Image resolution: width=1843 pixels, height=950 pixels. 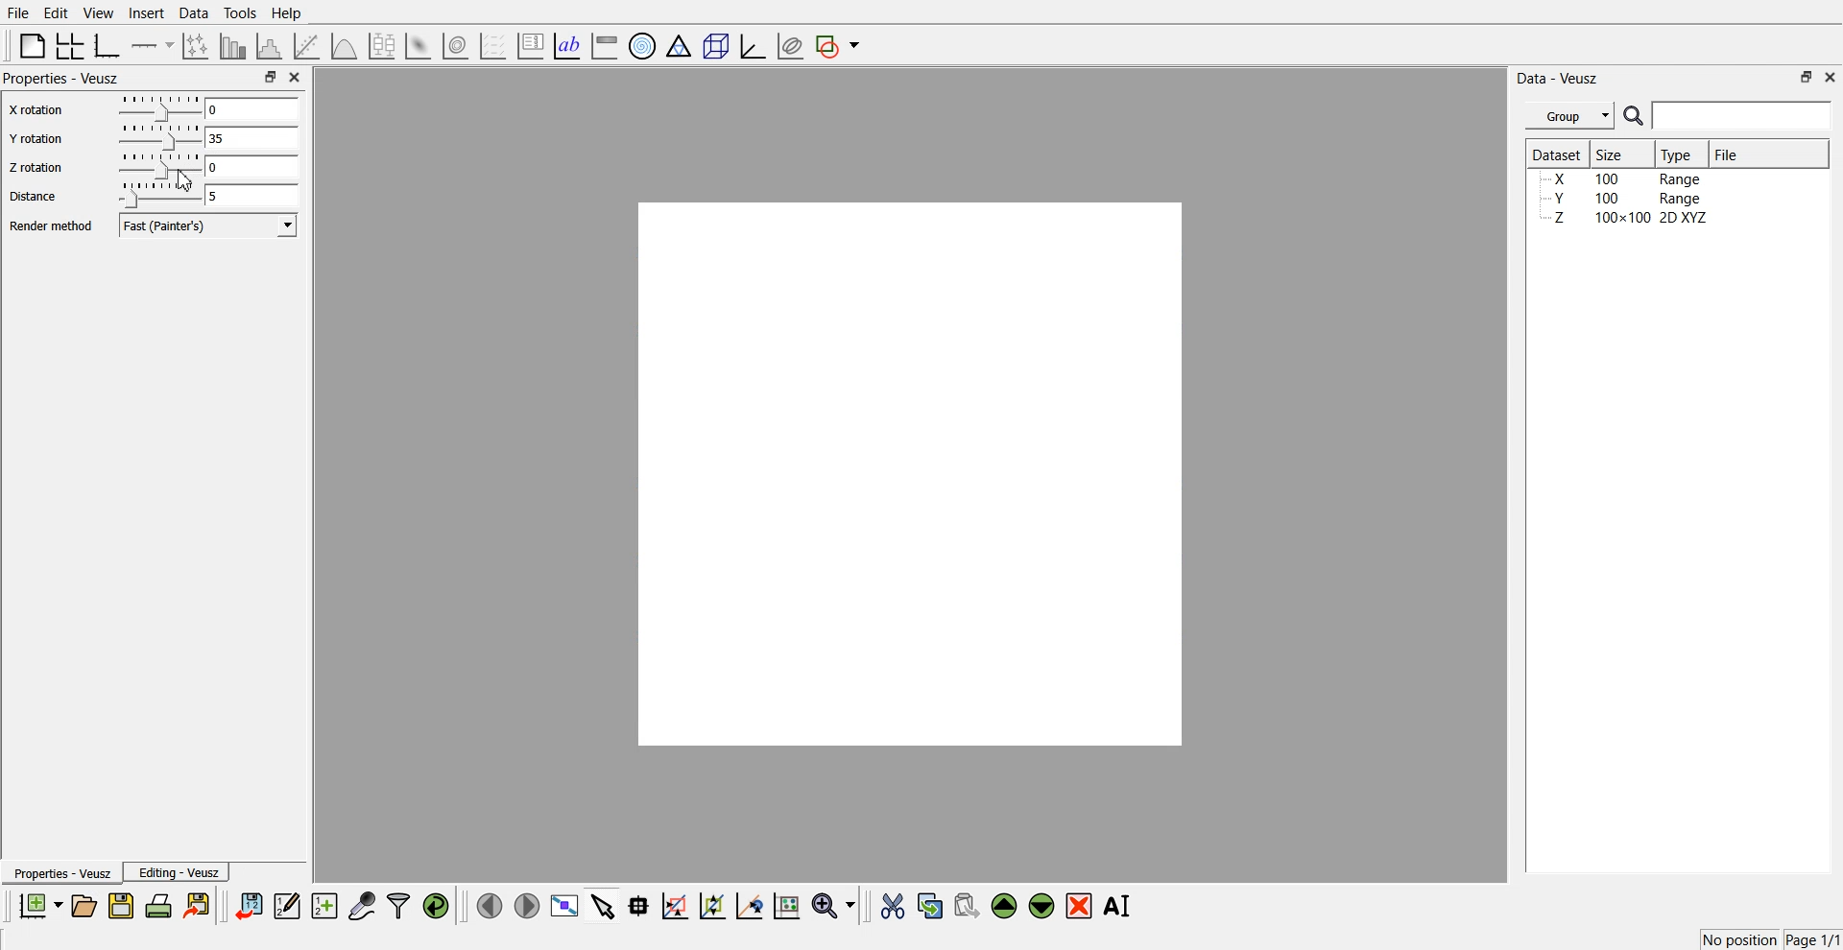 What do you see at coordinates (55, 13) in the screenshot?
I see `Edit` at bounding box center [55, 13].